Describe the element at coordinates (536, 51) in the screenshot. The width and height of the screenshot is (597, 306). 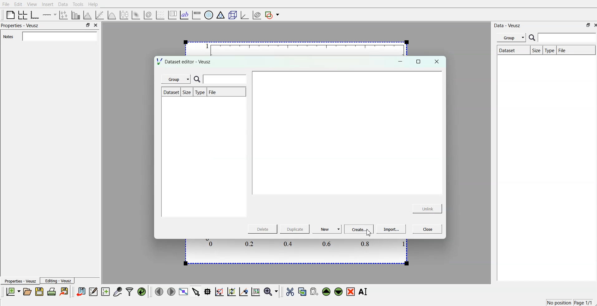
I see `Size` at that location.